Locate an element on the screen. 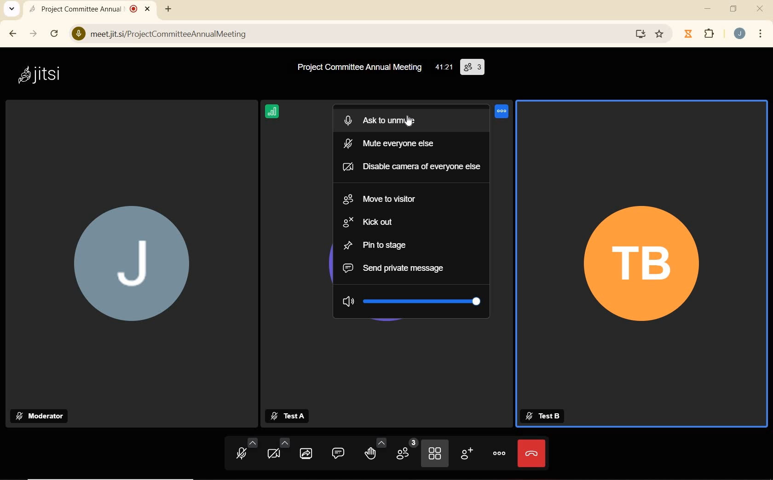 This screenshot has width=773, height=480. SEND PRIVATE MESSAGE is located at coordinates (397, 269).